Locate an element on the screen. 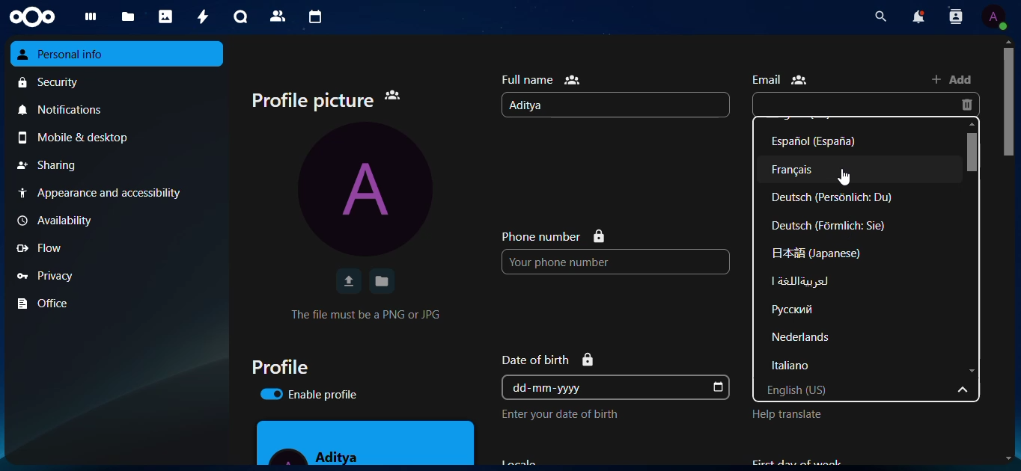  profile is located at coordinates (994, 16).